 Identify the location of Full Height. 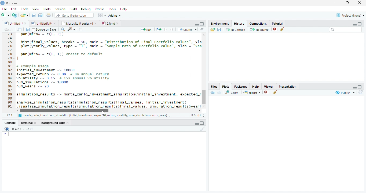
(360, 23).